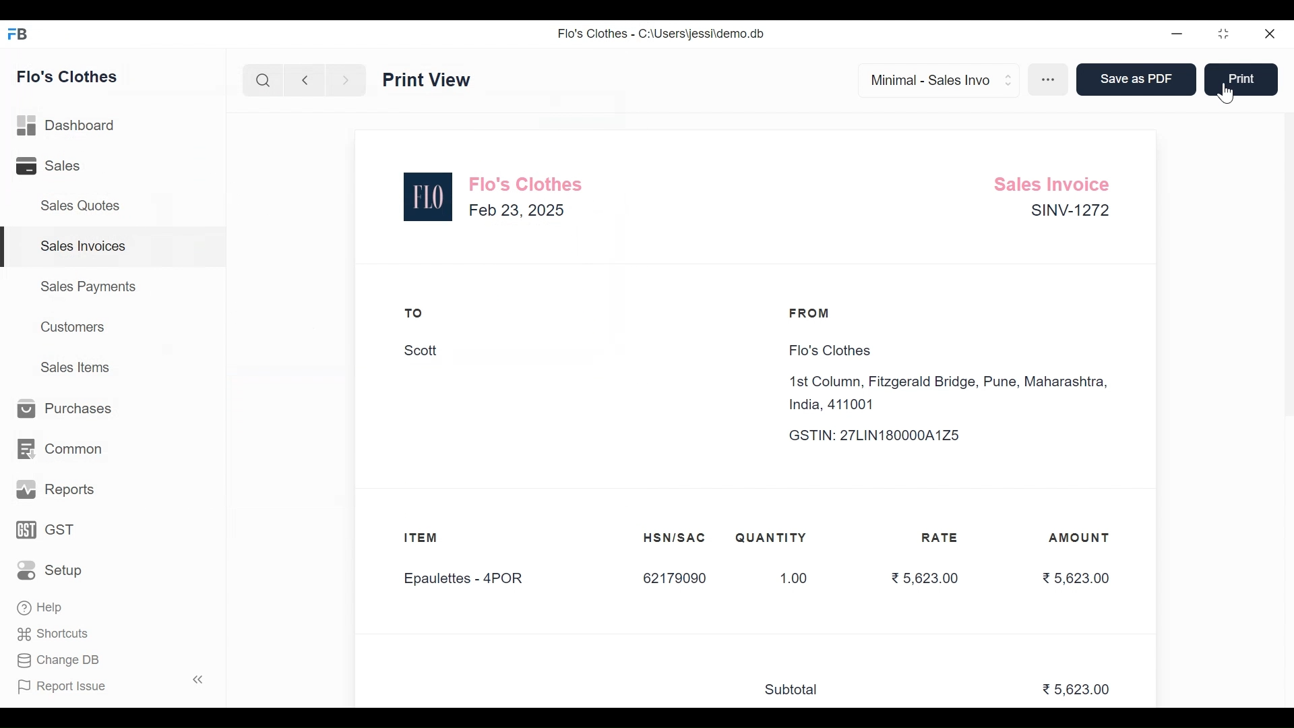 Image resolution: width=1294 pixels, height=728 pixels. Describe the element at coordinates (1080, 539) in the screenshot. I see `AMOUNT` at that location.